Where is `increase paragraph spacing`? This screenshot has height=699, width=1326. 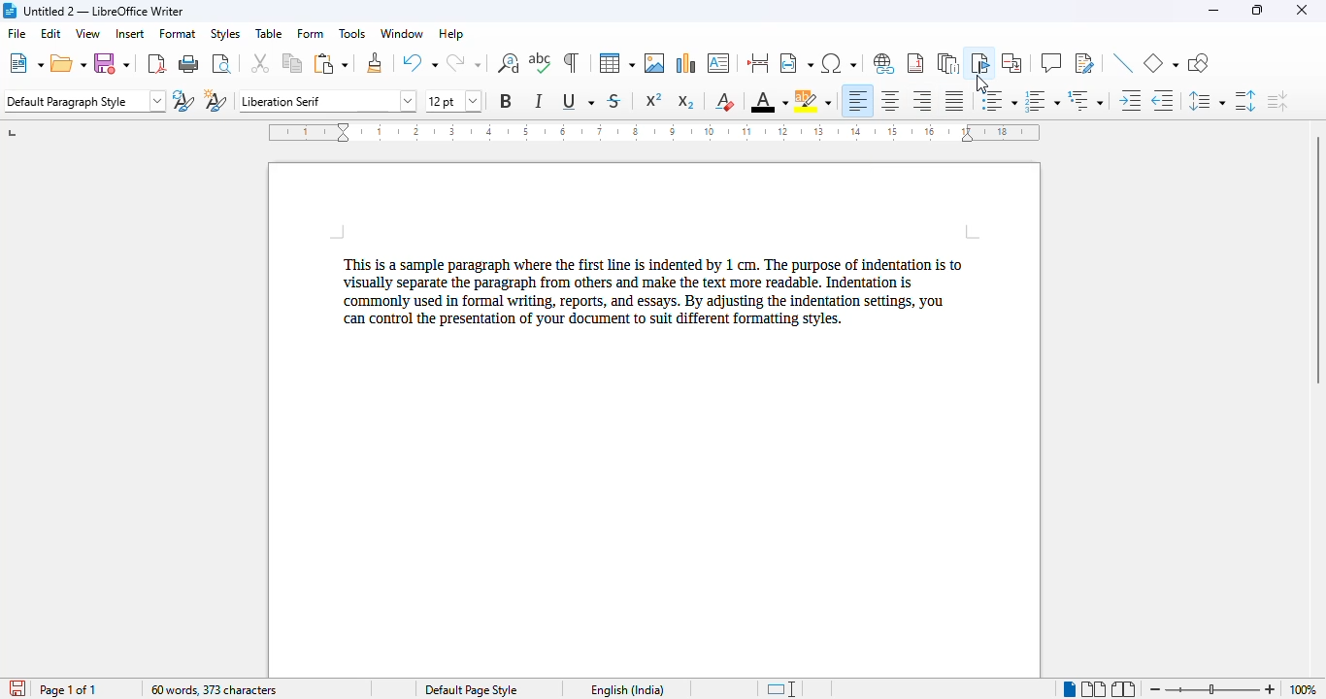
increase paragraph spacing is located at coordinates (1245, 101).